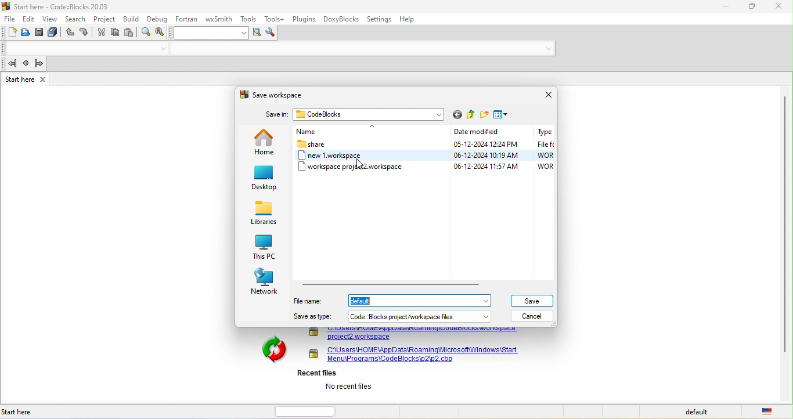  I want to click on file, so click(10, 18).